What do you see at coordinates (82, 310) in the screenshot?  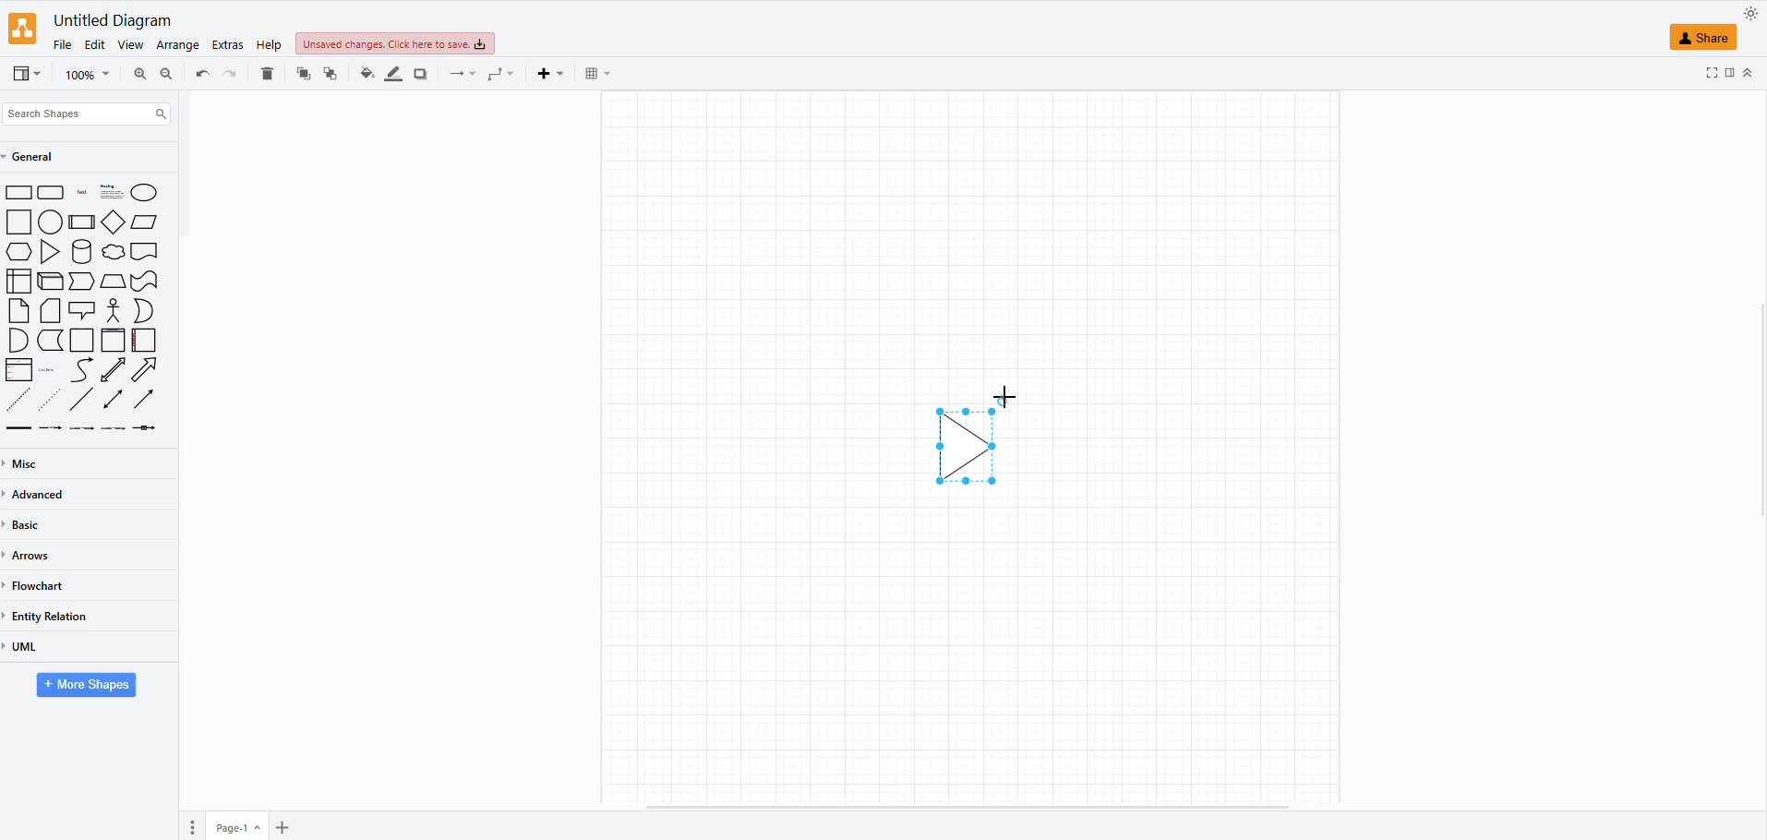 I see `Chat Icon` at bounding box center [82, 310].